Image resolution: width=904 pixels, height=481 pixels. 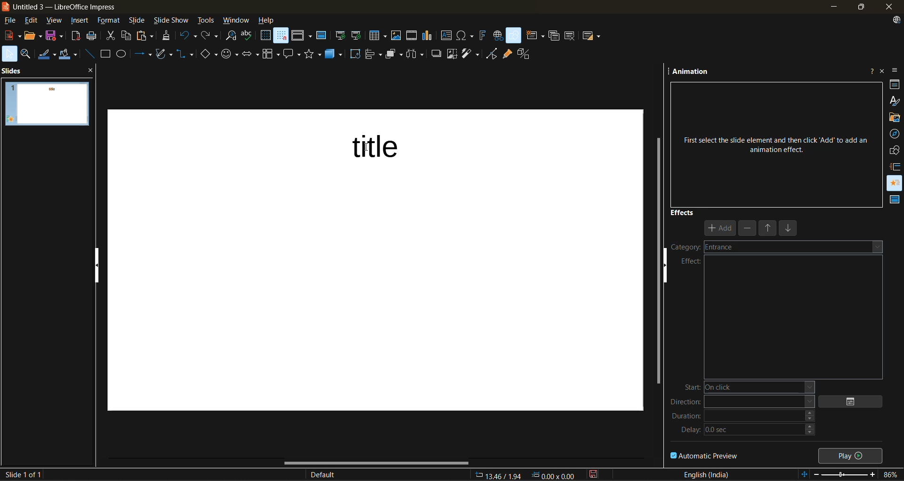 What do you see at coordinates (377, 463) in the screenshot?
I see `horizontal scroll bar` at bounding box center [377, 463].